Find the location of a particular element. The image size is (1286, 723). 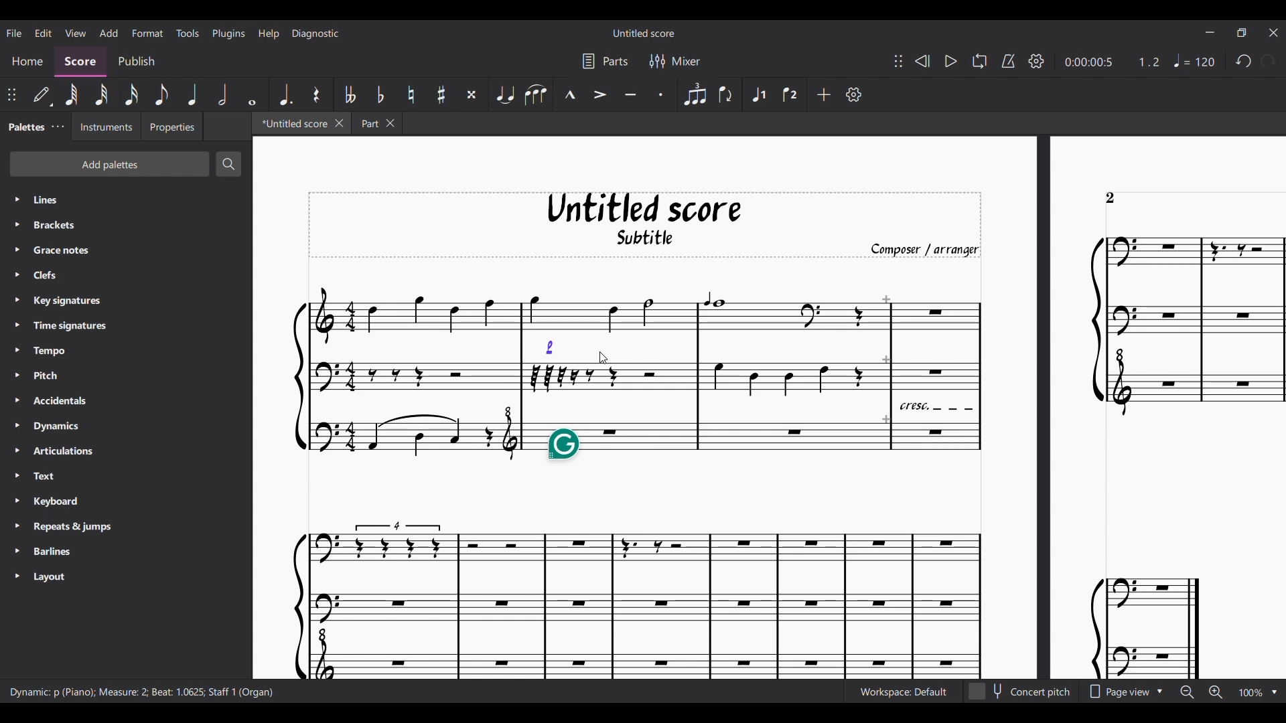

Description of current selection is located at coordinates (142, 692).